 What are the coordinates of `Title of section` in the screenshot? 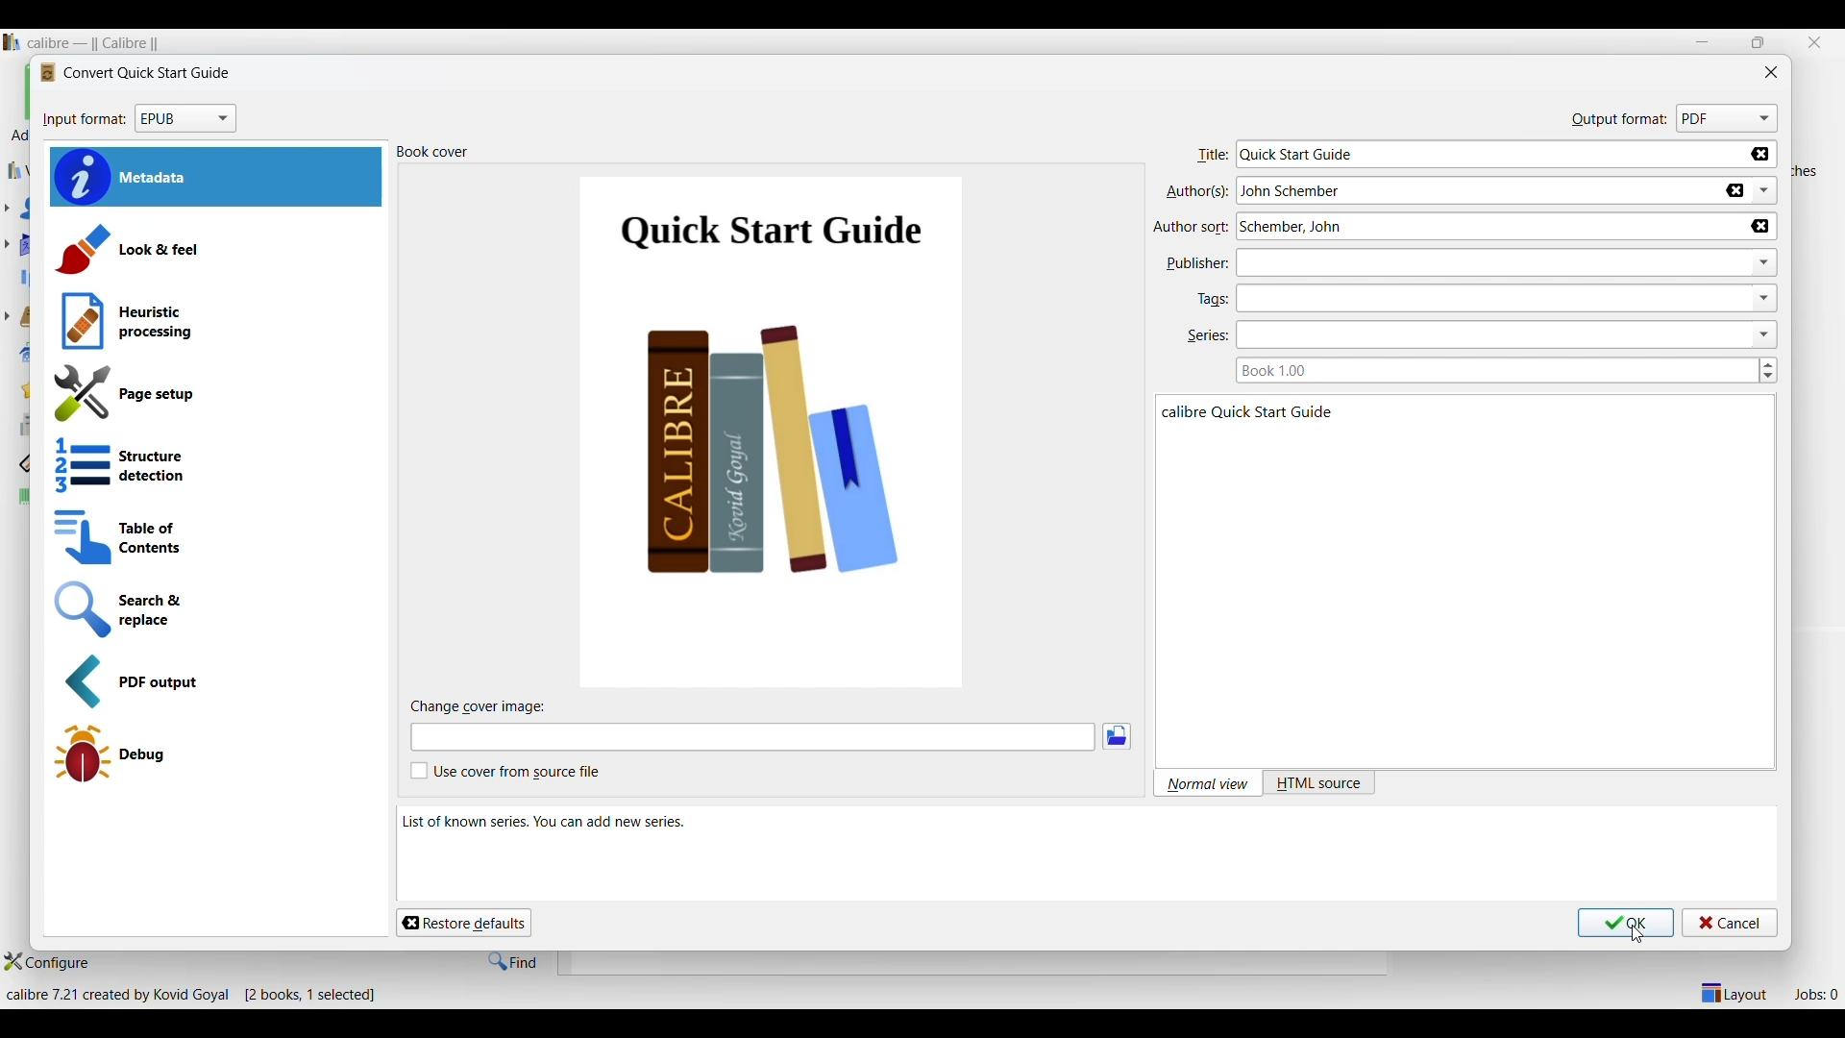 It's located at (432, 151).